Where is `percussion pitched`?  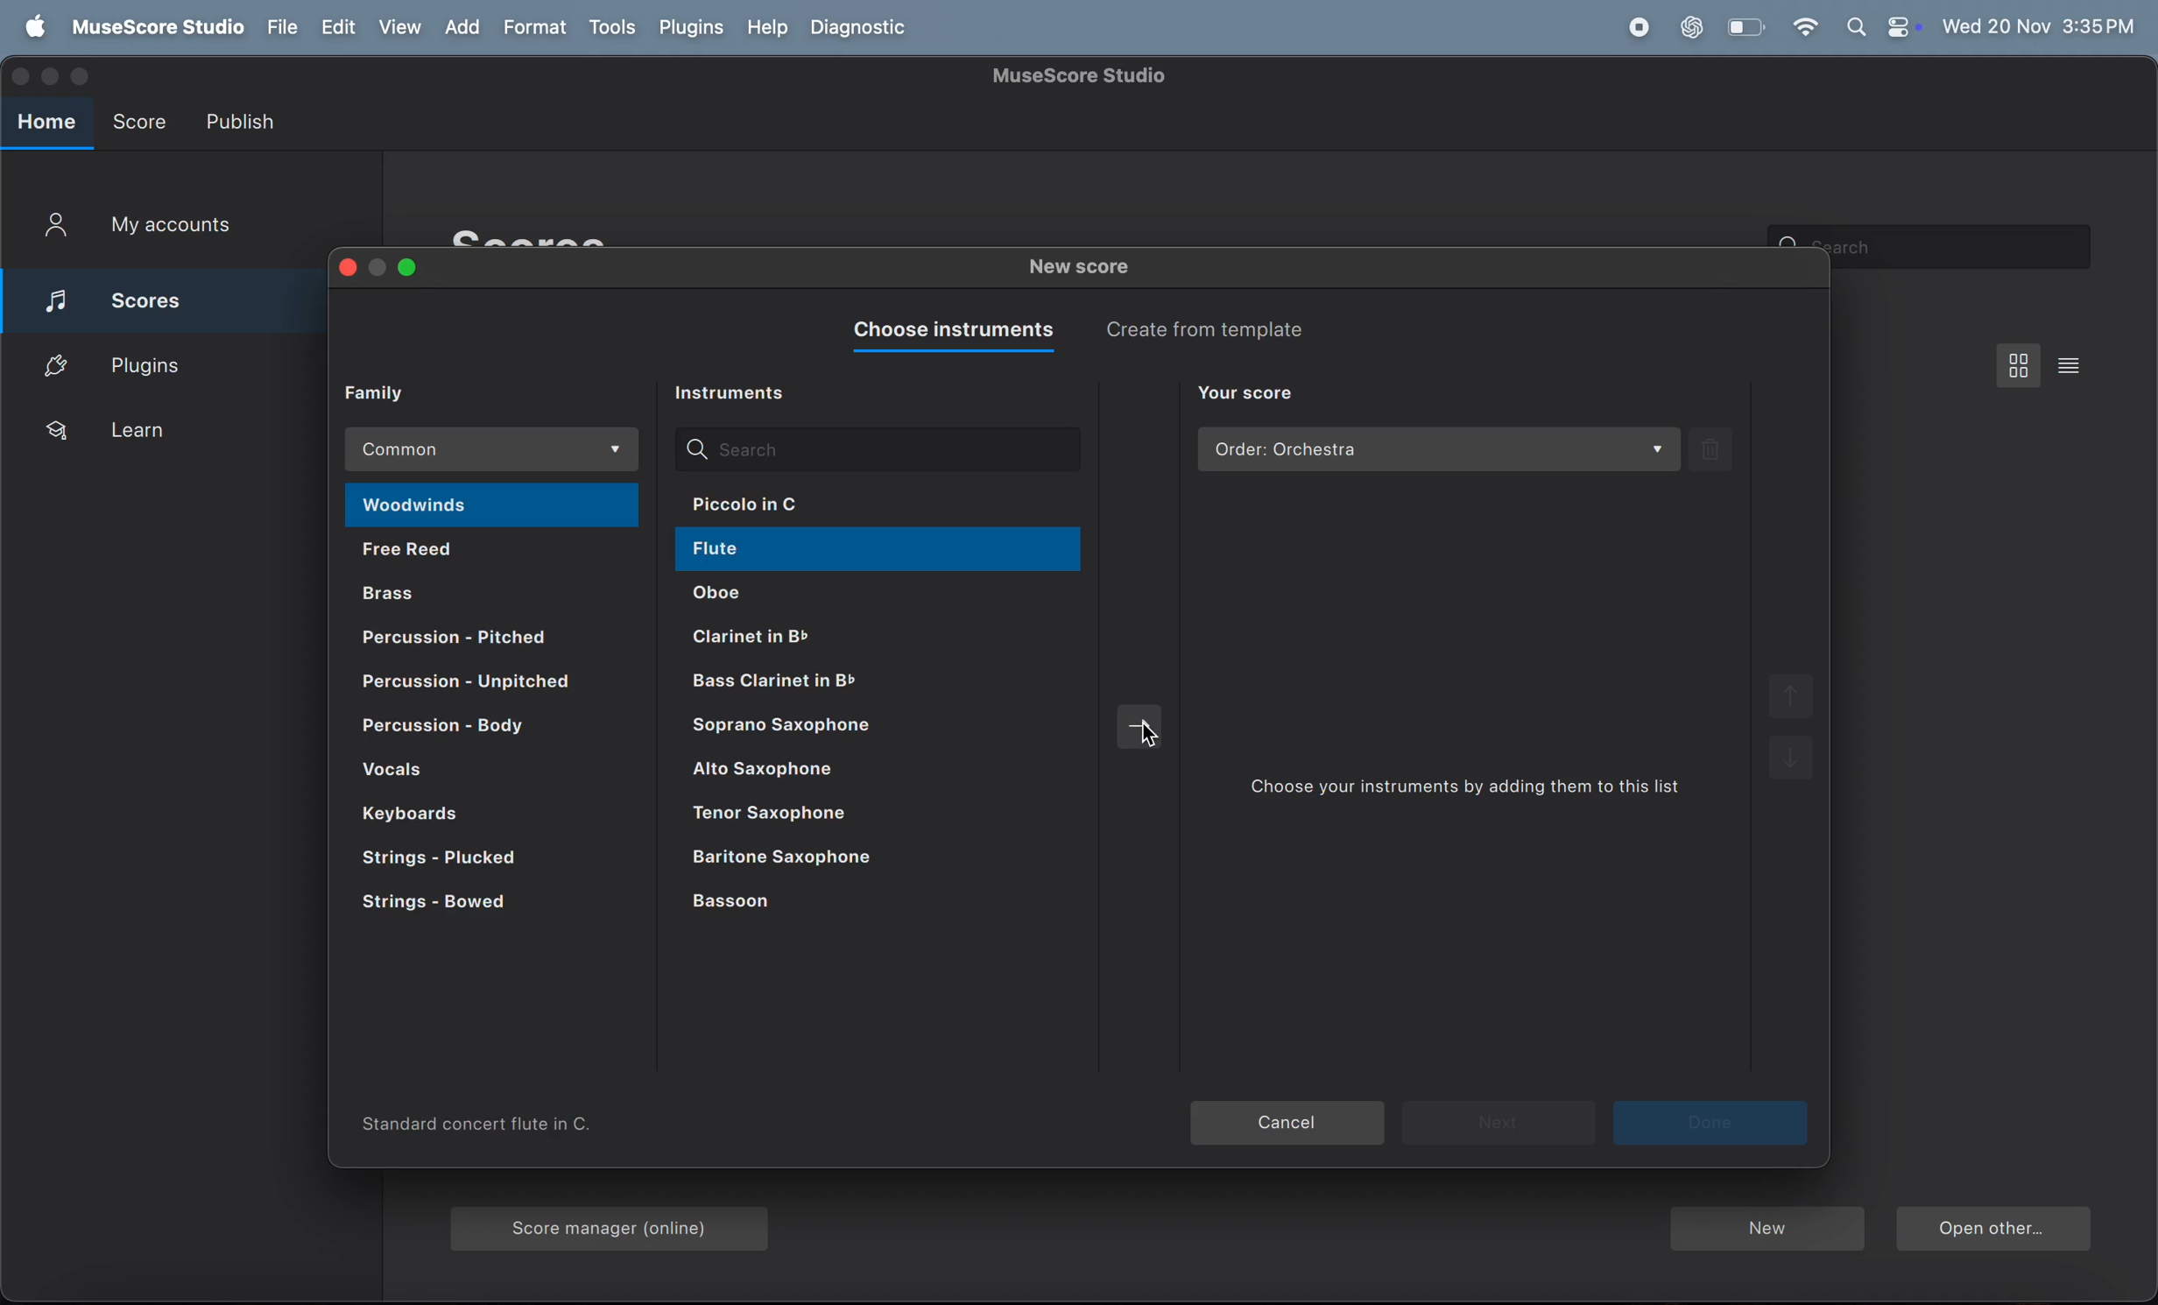 percussion pitched is located at coordinates (469, 684).